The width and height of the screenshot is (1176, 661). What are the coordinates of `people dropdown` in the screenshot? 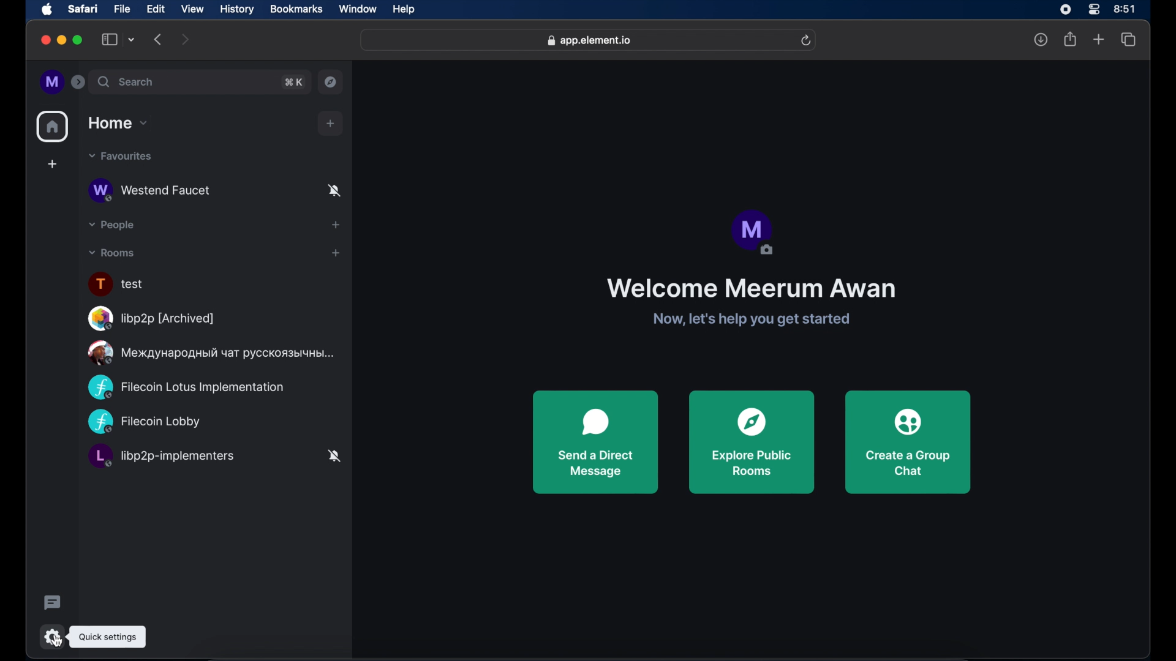 It's located at (110, 225).